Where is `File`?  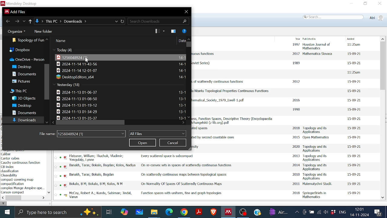 File is located at coordinates (182, 77).